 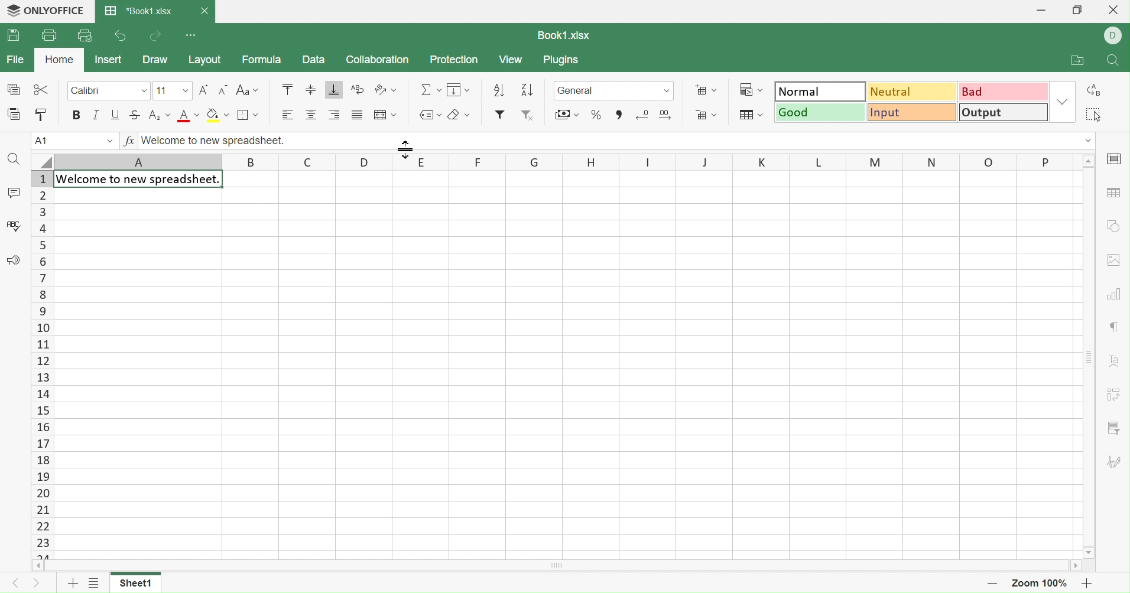 What do you see at coordinates (499, 90) in the screenshot?
I see `Ascending order` at bounding box center [499, 90].